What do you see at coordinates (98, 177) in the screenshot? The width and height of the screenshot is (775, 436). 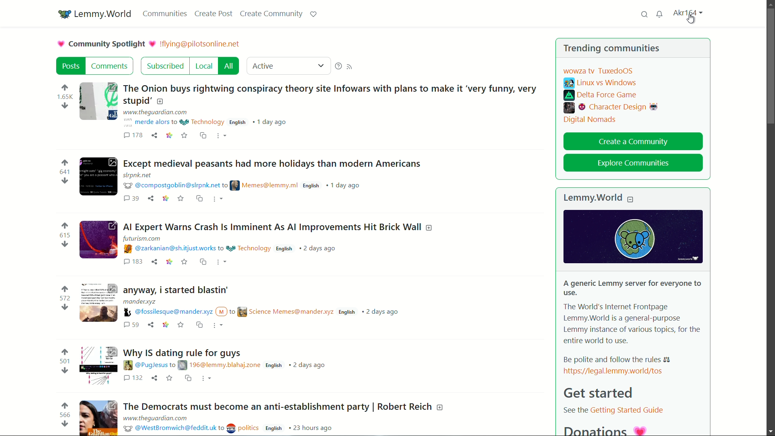 I see `image` at bounding box center [98, 177].